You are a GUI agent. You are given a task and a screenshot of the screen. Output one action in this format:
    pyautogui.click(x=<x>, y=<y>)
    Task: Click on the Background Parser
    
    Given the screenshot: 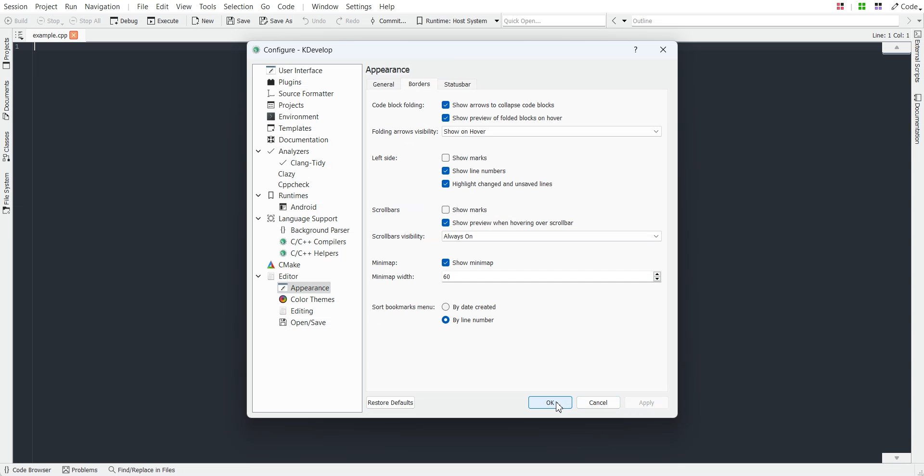 What is the action you would take?
    pyautogui.click(x=316, y=229)
    